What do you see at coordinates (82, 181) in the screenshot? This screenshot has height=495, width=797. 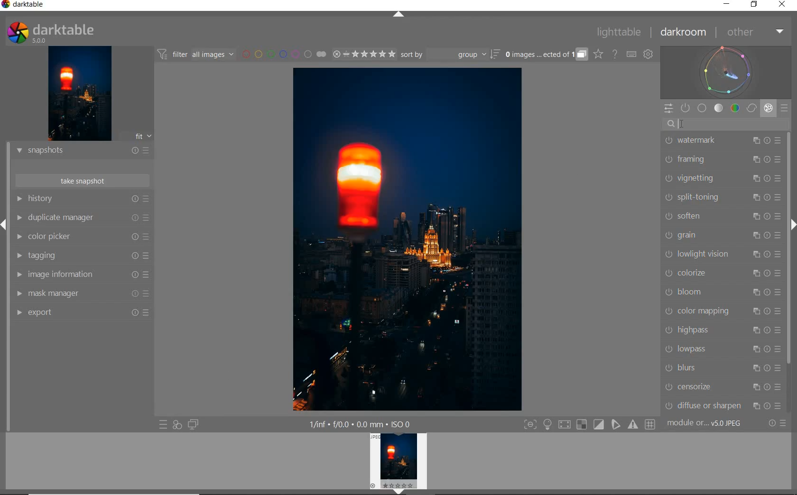 I see `TAKE SNAPSHOT` at bounding box center [82, 181].